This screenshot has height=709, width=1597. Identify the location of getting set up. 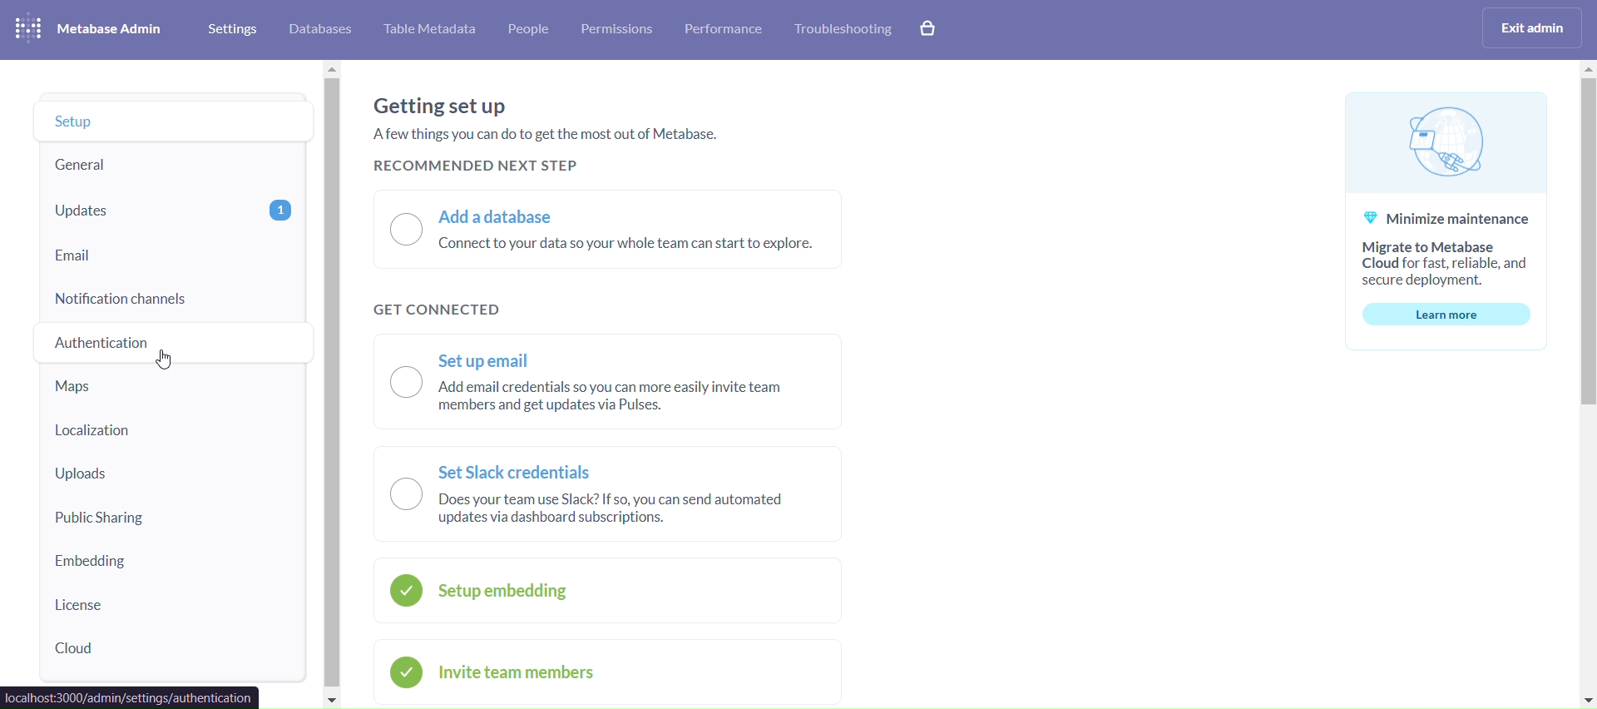
(551, 134).